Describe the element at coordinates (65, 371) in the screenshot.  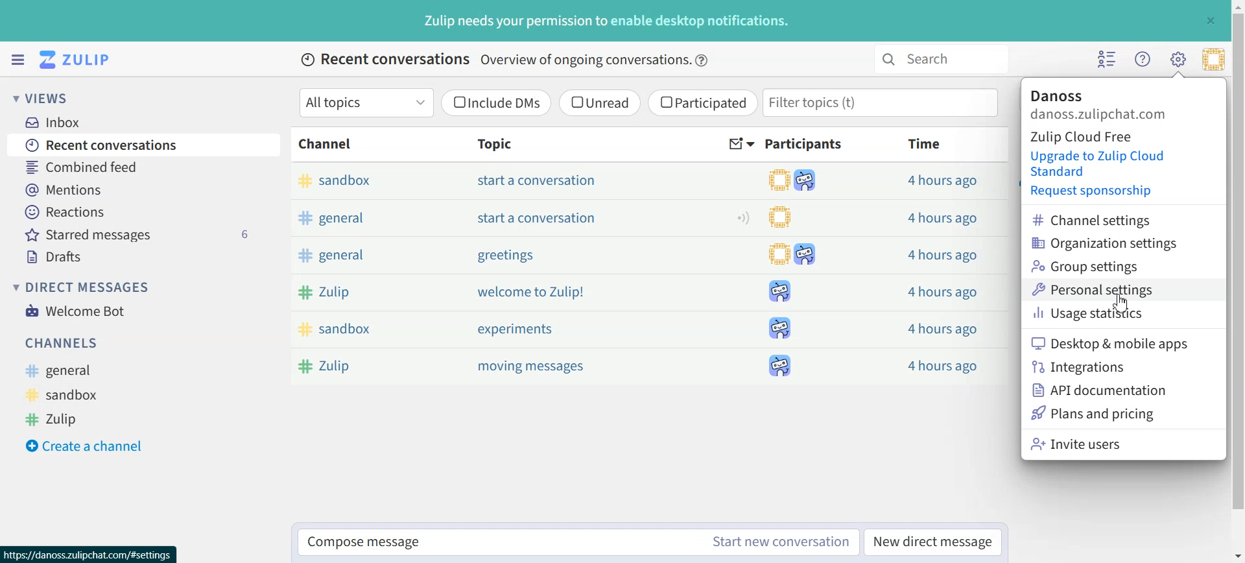
I see `#general` at that location.